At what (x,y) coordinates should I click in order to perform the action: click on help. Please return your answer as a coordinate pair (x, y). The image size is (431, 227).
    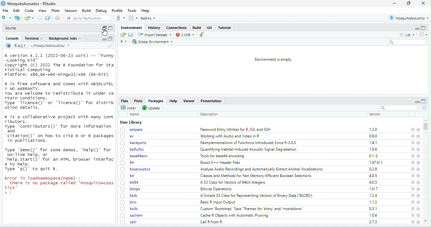
    Looking at the image, I should click on (413, 182).